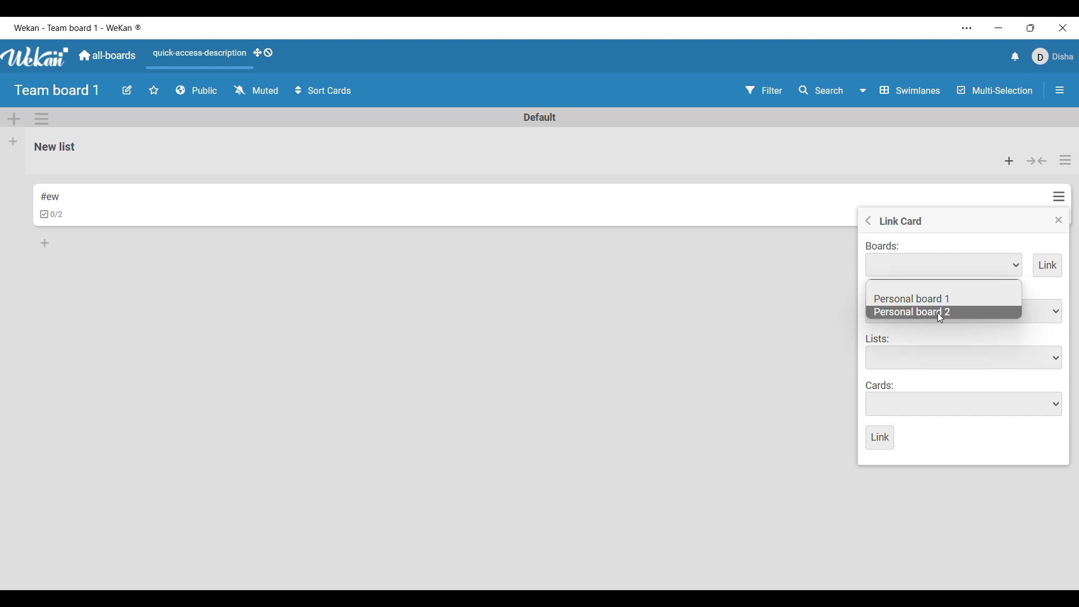 The width and height of the screenshot is (1079, 607). What do you see at coordinates (55, 147) in the screenshot?
I see `List name` at bounding box center [55, 147].